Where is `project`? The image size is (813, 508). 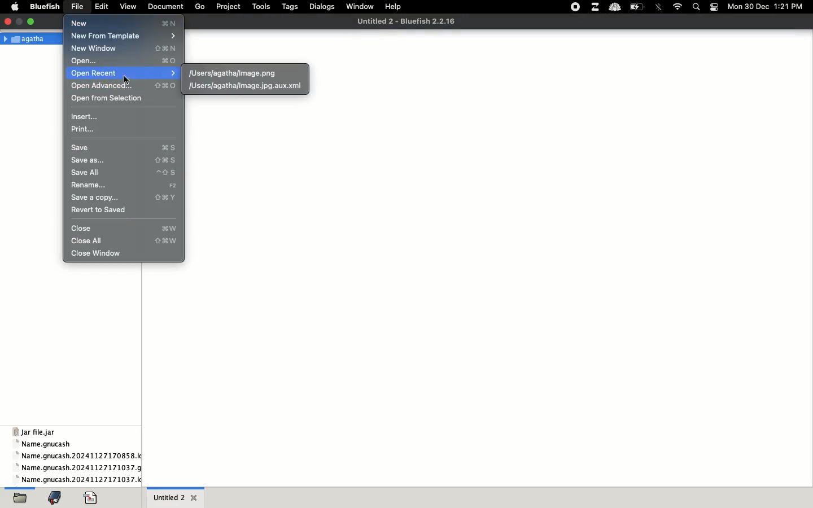
project is located at coordinates (230, 6).